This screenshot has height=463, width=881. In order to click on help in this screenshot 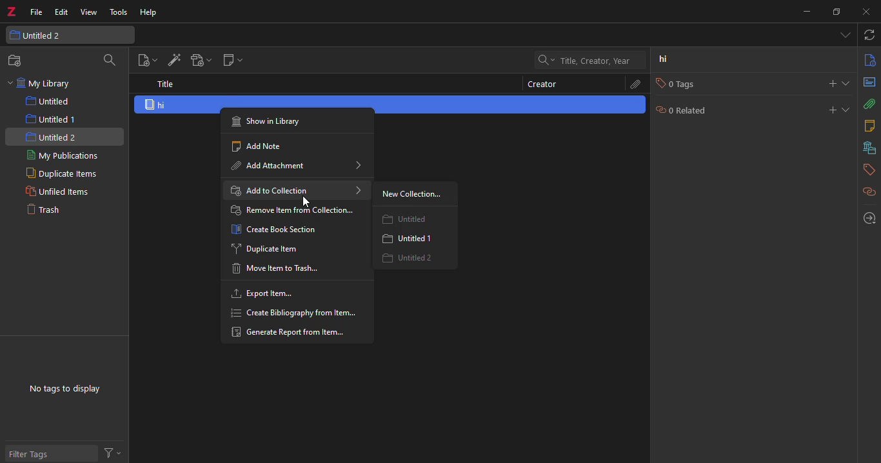, I will do `click(150, 13)`.